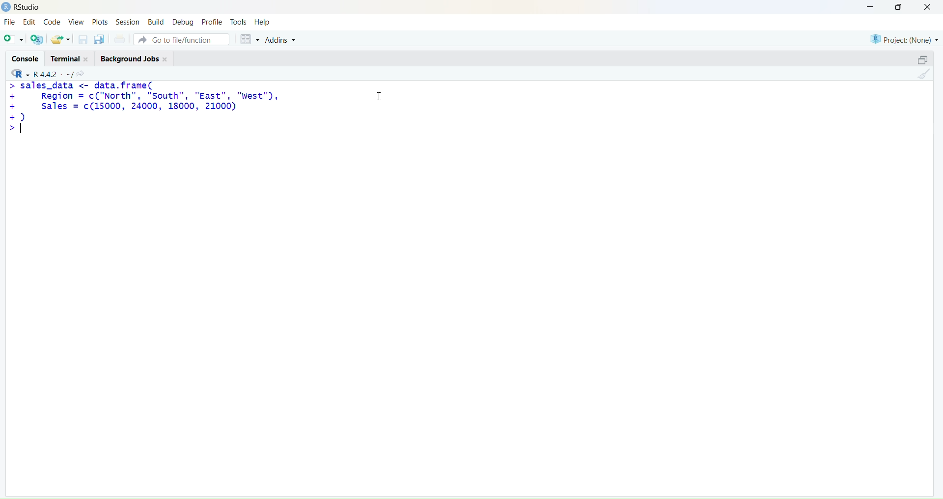 Image resolution: width=943 pixels, height=499 pixels. What do you see at coordinates (281, 40) in the screenshot?
I see `Addins ~` at bounding box center [281, 40].